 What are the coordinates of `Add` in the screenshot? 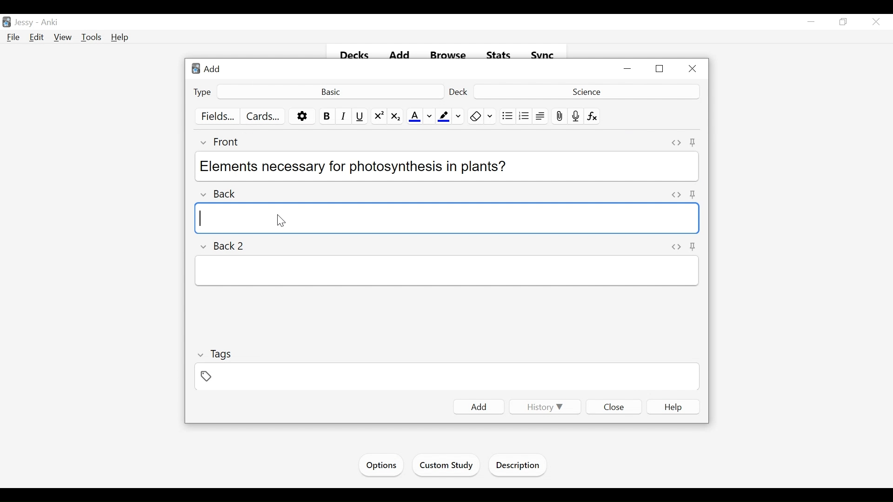 It's located at (479, 407).